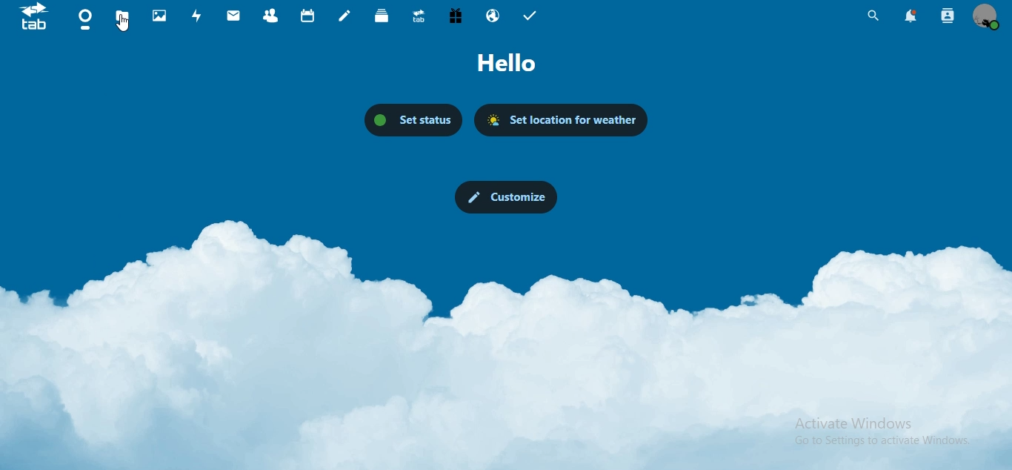 This screenshot has height=470, width=1012. Describe the element at coordinates (161, 16) in the screenshot. I see `photos` at that location.